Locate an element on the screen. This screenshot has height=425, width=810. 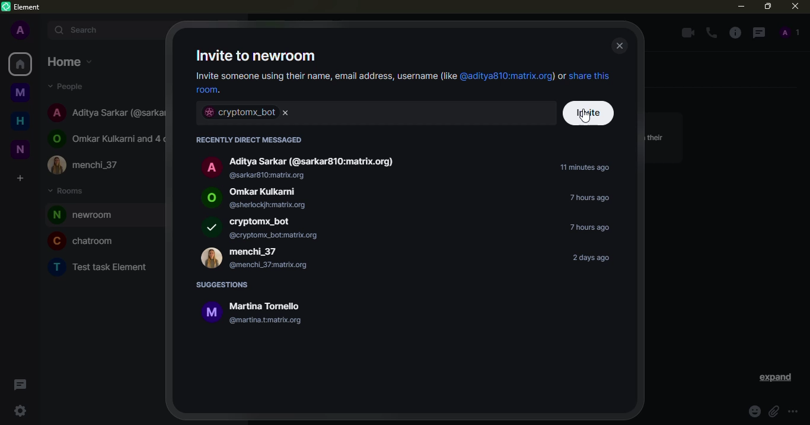
bot selected is located at coordinates (240, 112).